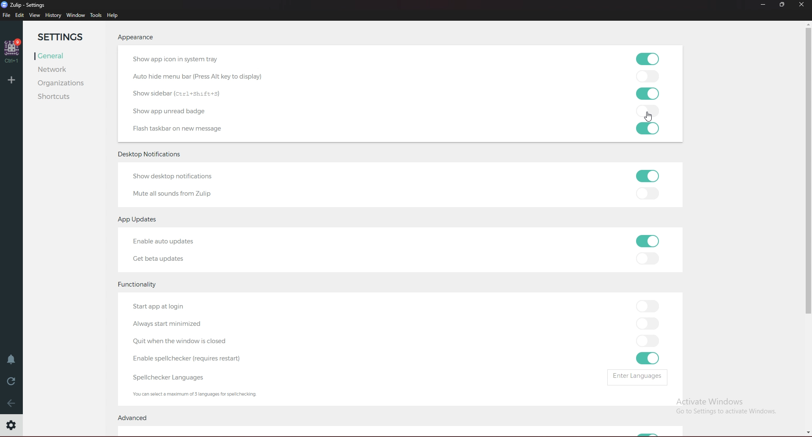 This screenshot has height=437, width=812. Describe the element at coordinates (96, 16) in the screenshot. I see `Tools` at that location.